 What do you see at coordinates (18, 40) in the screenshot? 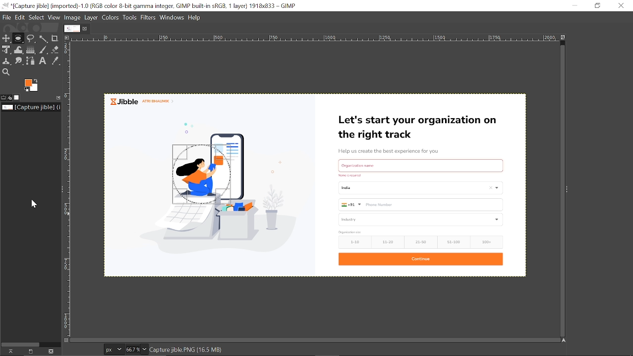
I see `Rectangular select` at bounding box center [18, 40].